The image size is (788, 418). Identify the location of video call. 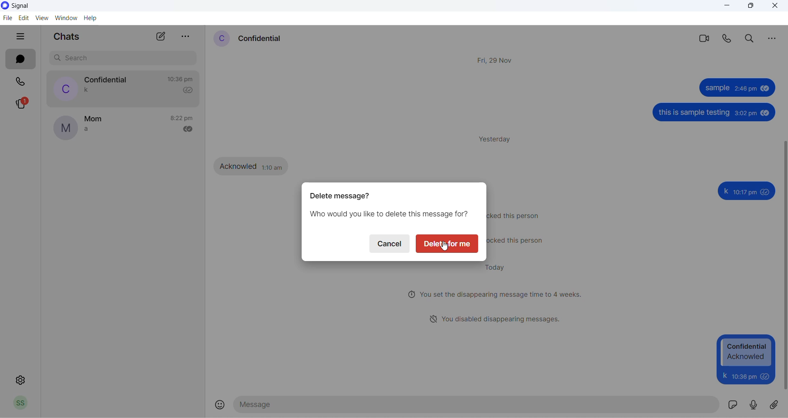
(703, 38).